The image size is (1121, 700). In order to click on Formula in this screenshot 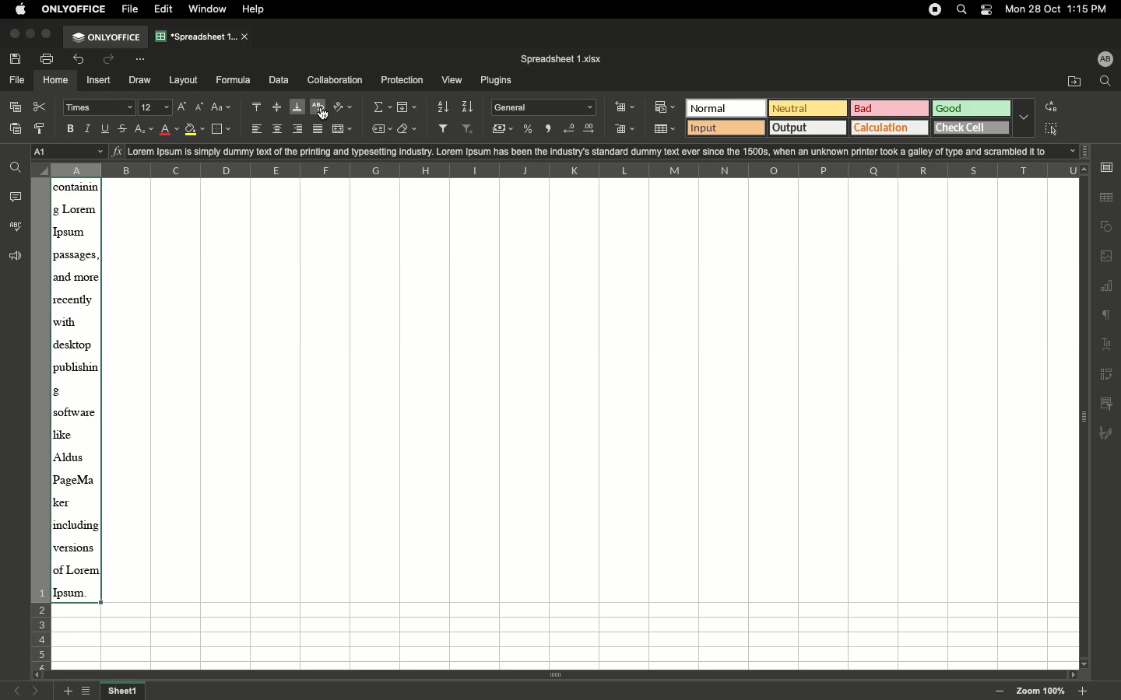, I will do `click(234, 81)`.